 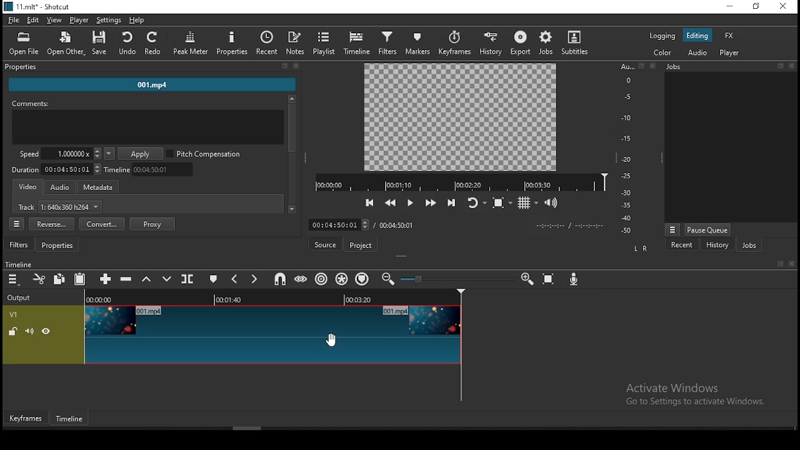 I want to click on TIMELINE, so click(x=276, y=297).